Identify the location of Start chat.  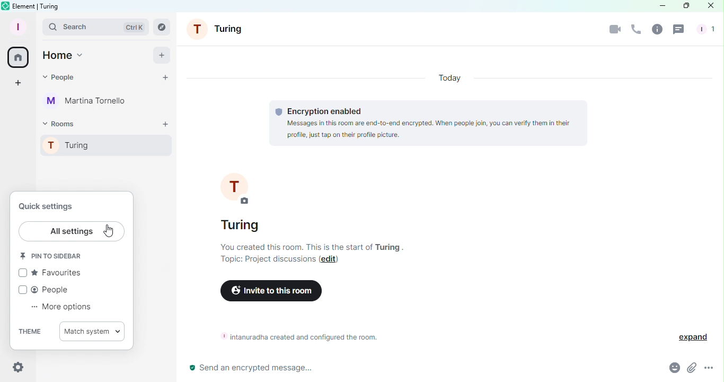
(166, 79).